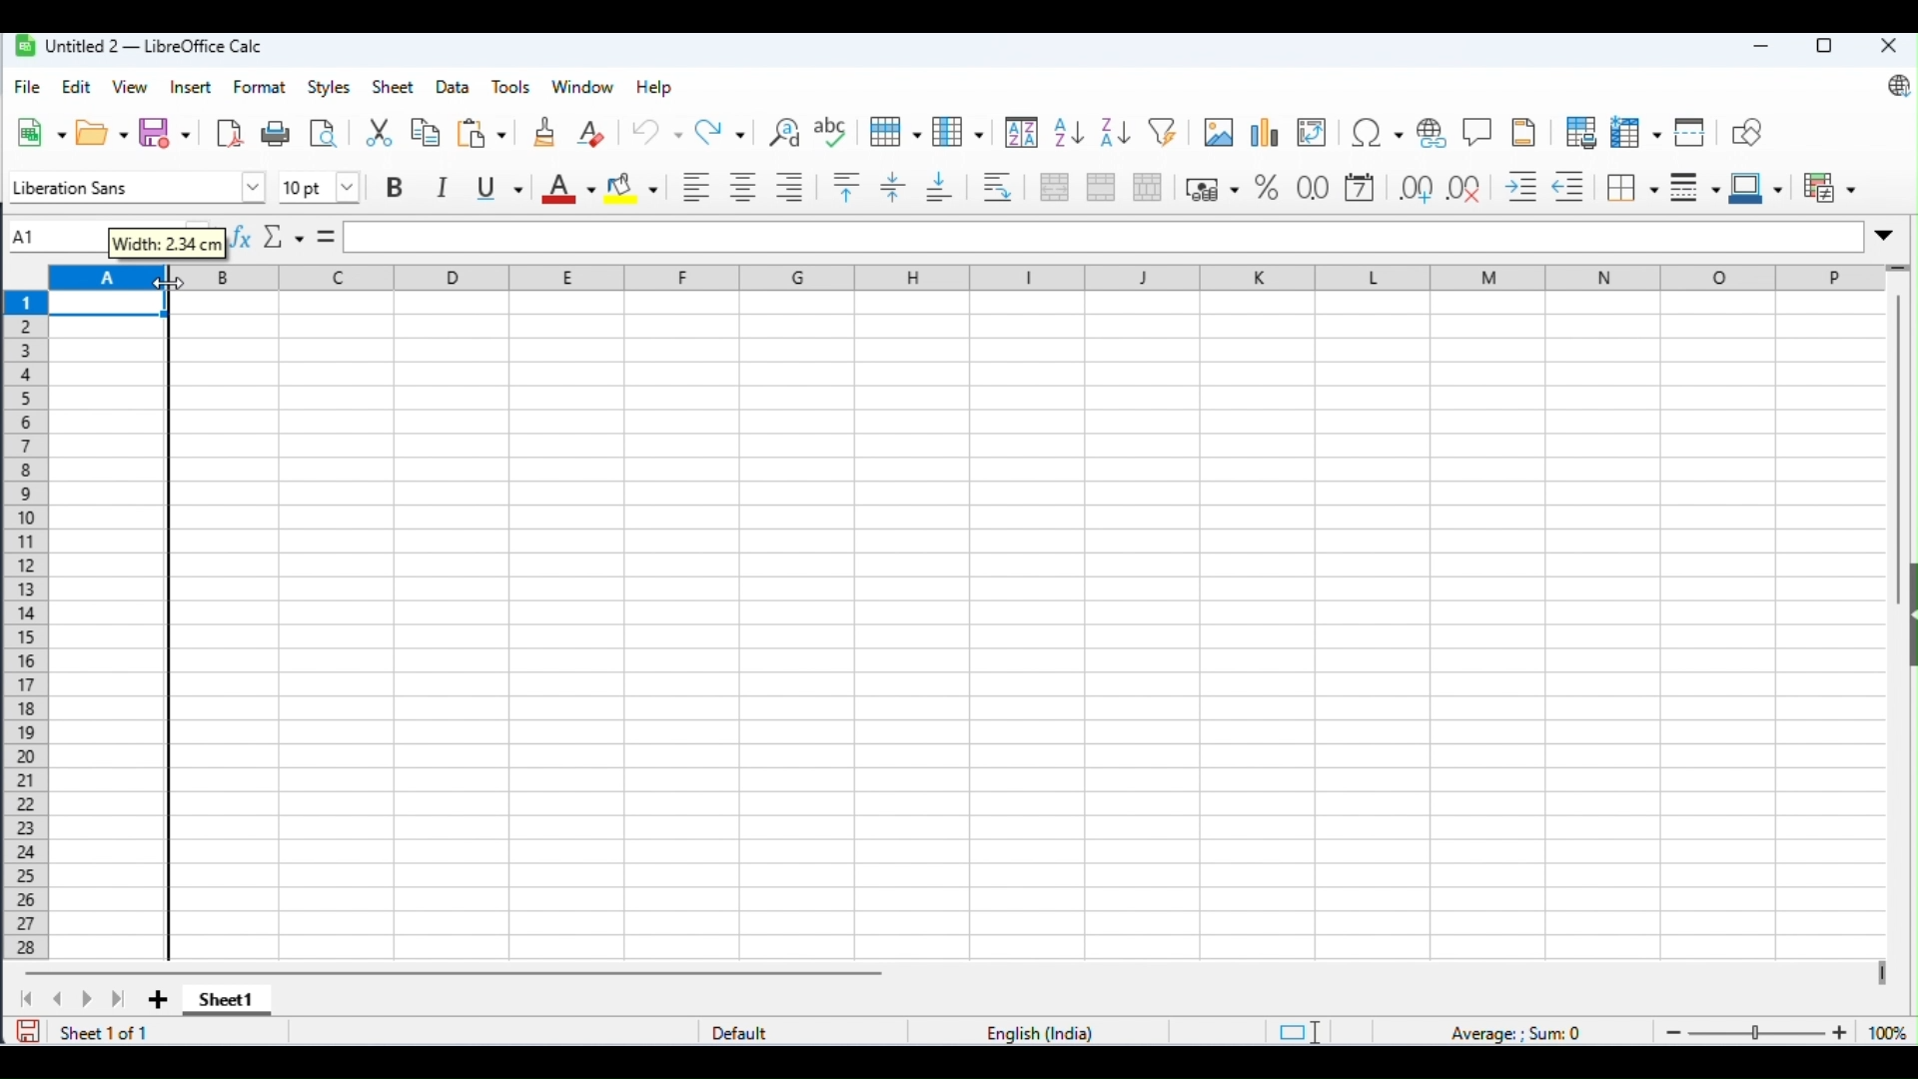 The width and height of the screenshot is (1918, 1079). I want to click on lign to bottom, so click(941, 185).